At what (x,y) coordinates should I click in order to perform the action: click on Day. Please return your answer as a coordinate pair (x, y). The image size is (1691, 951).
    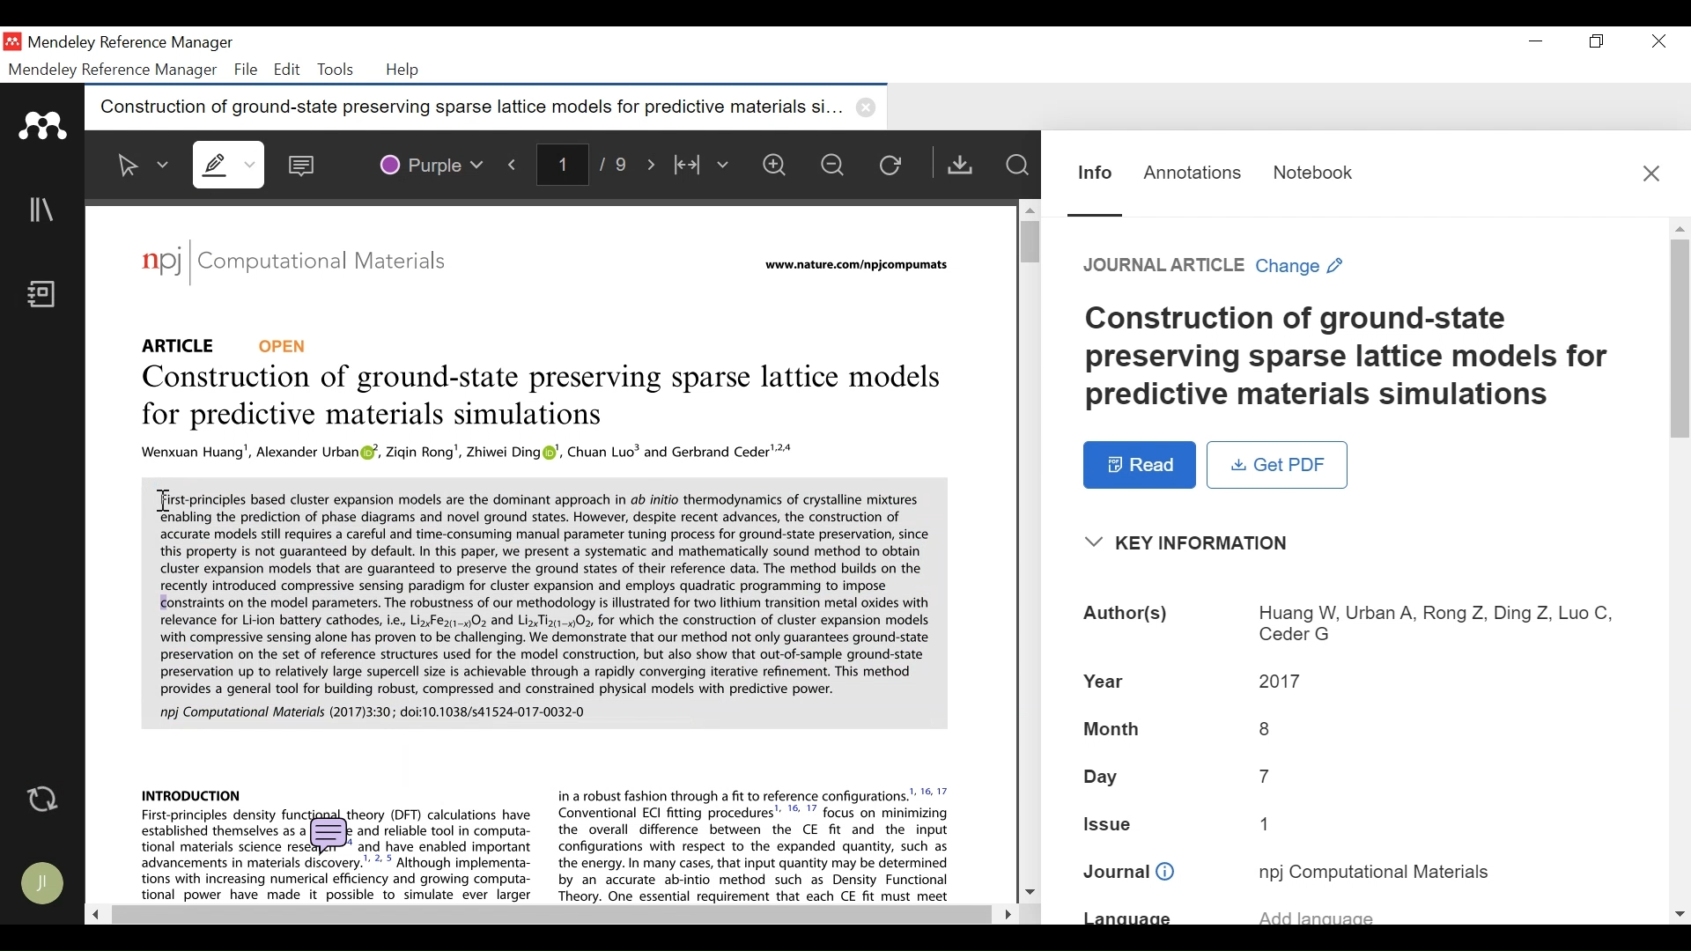
    Looking at the image, I should click on (1104, 778).